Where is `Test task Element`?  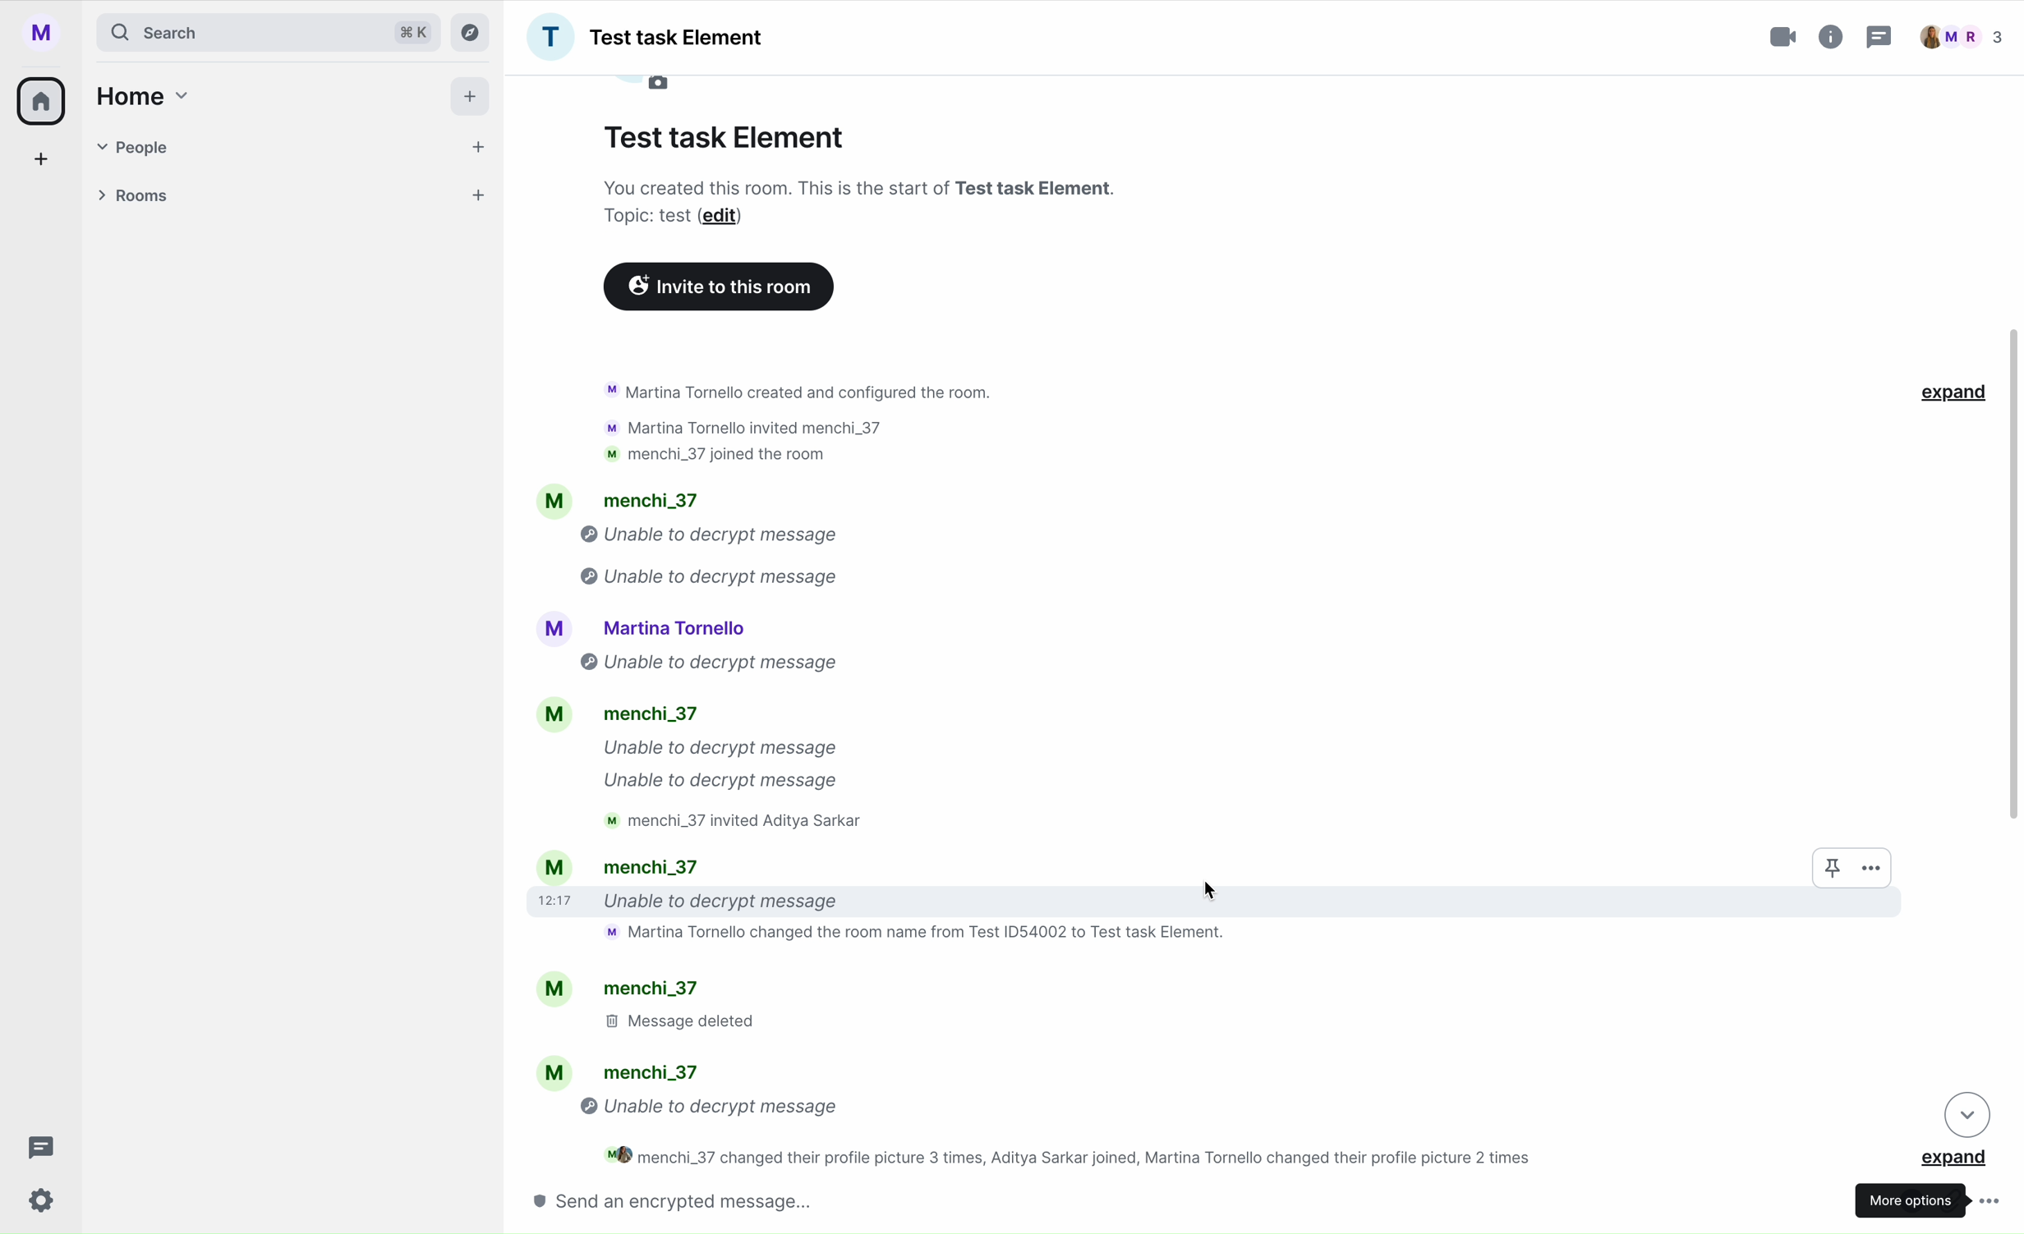 Test task Element is located at coordinates (727, 133).